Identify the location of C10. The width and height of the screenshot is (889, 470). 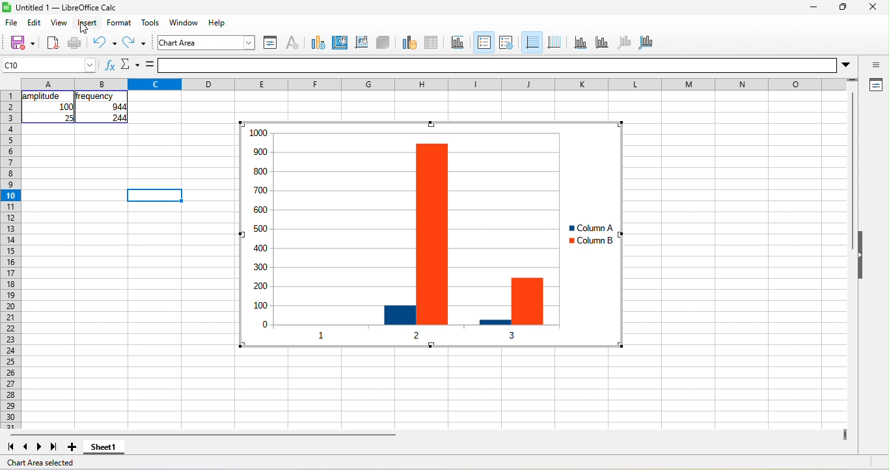
(49, 65).